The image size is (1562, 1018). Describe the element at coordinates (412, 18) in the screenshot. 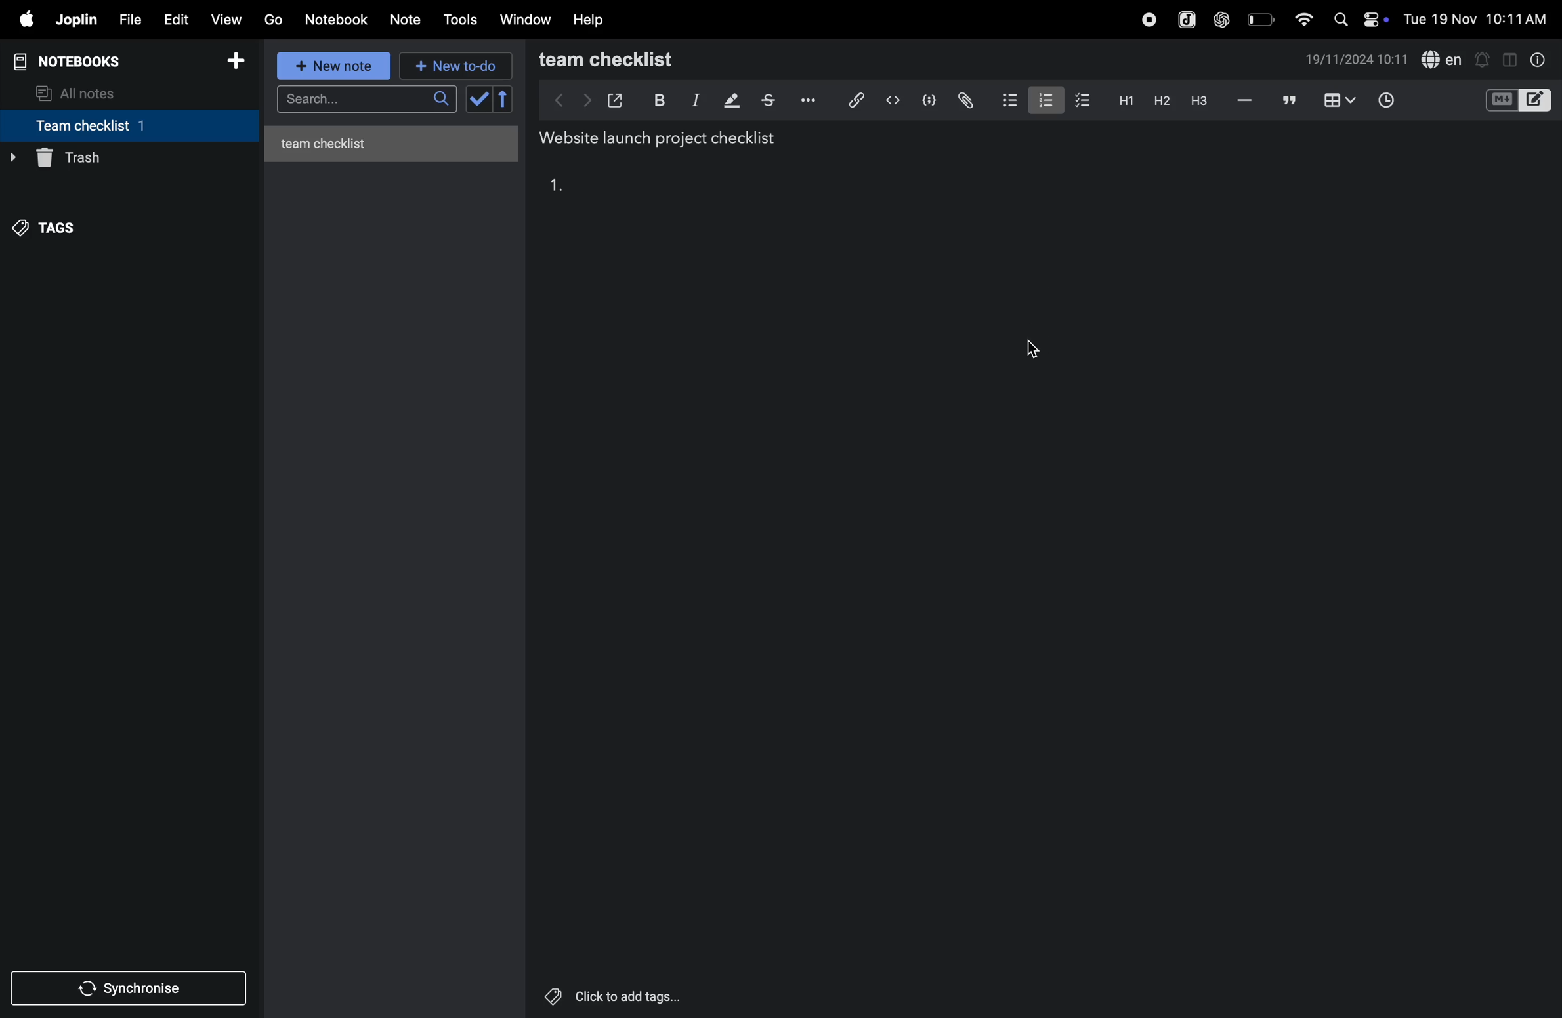

I see `note` at that location.